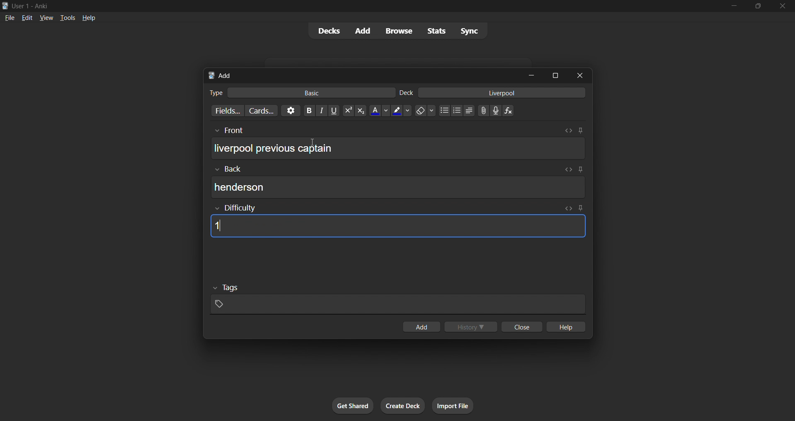 The width and height of the screenshot is (795, 421). Describe the element at coordinates (309, 110) in the screenshot. I see `Bold` at that location.